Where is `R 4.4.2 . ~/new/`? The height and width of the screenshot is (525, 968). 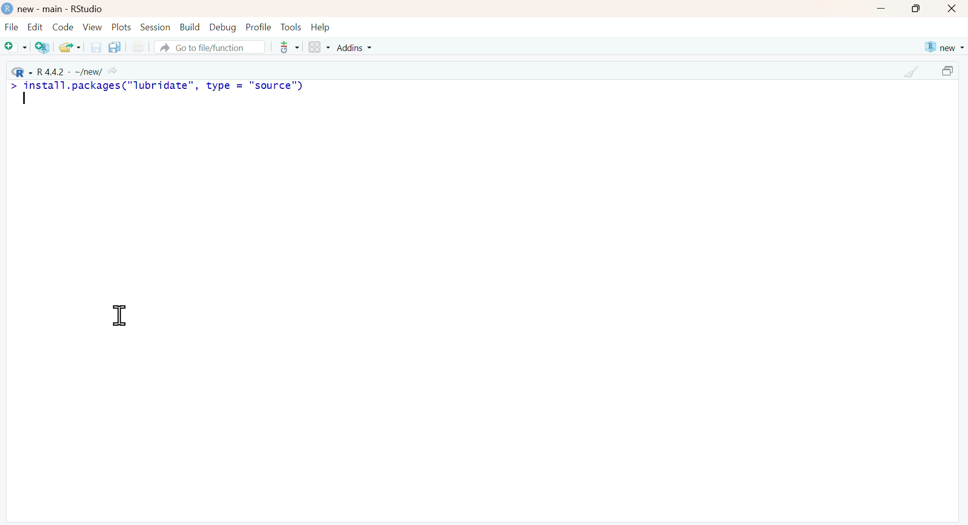 R 4.4.2 . ~/new/ is located at coordinates (66, 71).